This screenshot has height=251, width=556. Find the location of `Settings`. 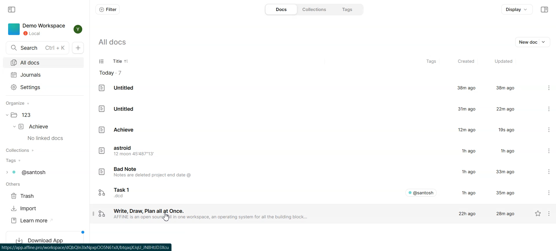

Settings is located at coordinates (544, 192).